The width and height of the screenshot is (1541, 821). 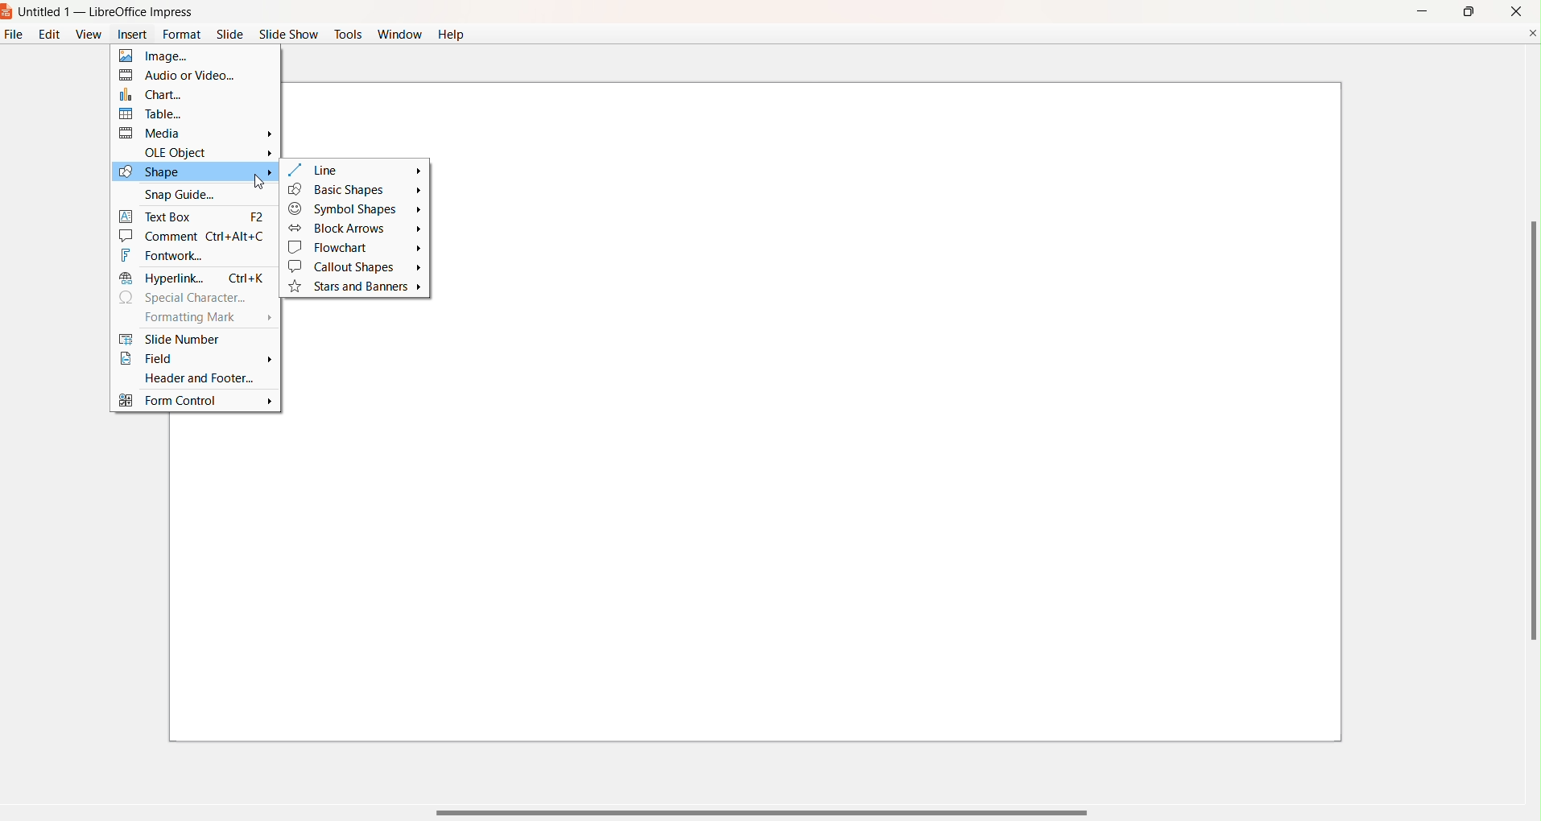 What do you see at coordinates (196, 402) in the screenshot?
I see `Form Control` at bounding box center [196, 402].